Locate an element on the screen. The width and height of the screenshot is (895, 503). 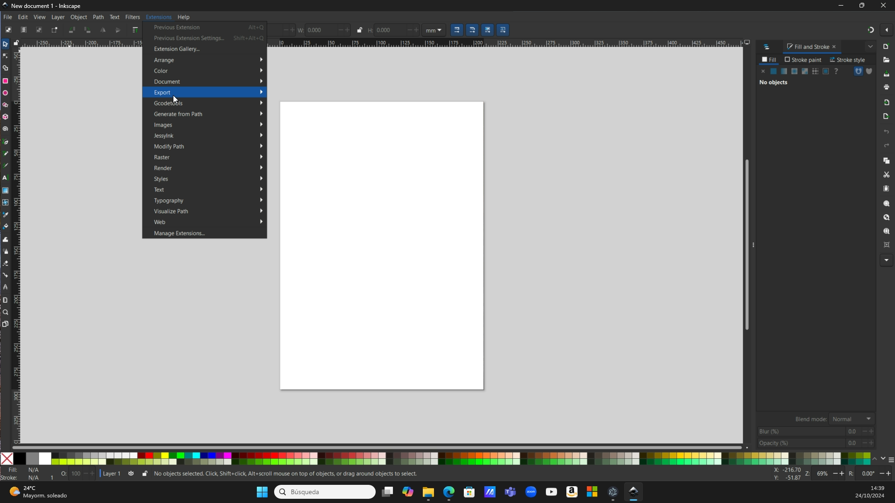
Generate from Path is located at coordinates (207, 114).